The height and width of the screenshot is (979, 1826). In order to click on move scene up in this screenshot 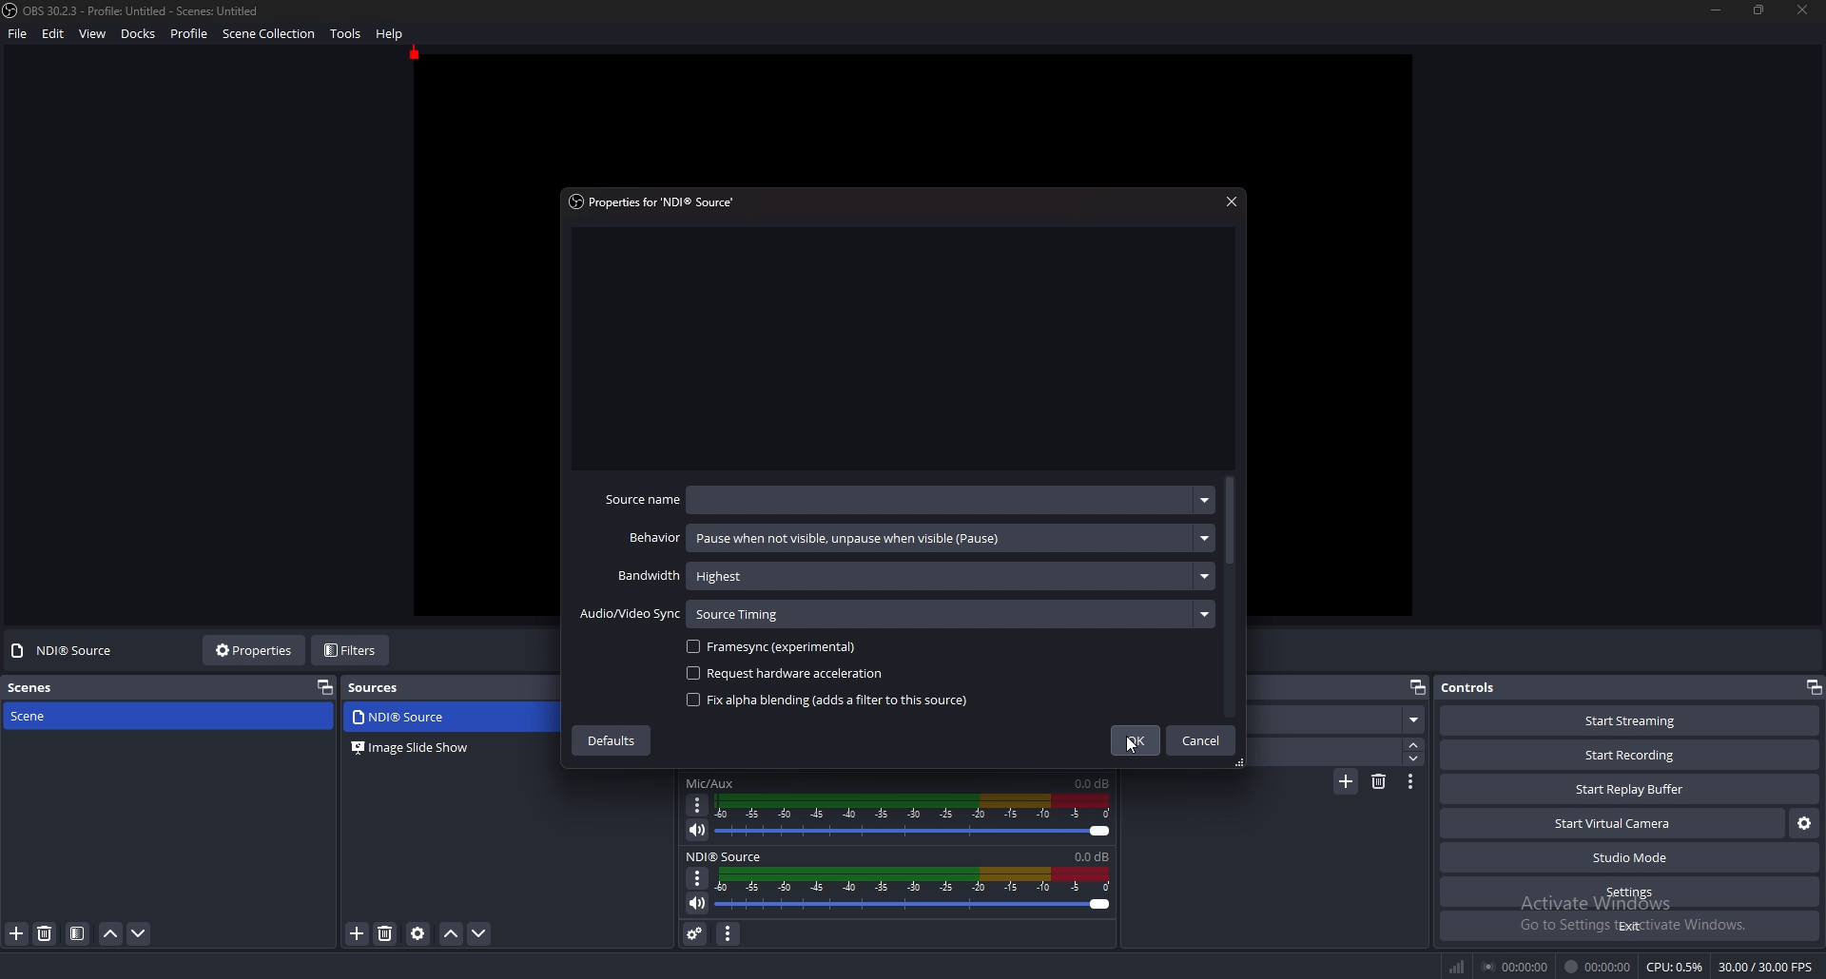, I will do `click(109, 934)`.